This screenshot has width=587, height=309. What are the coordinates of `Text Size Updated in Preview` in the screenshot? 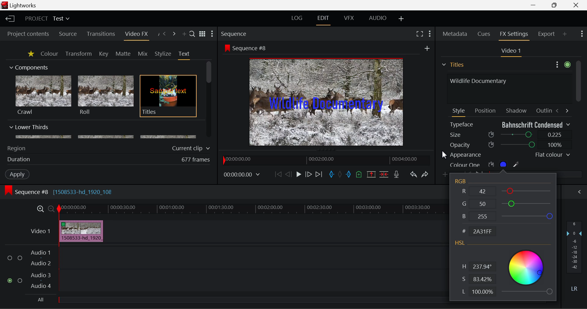 It's located at (328, 103).